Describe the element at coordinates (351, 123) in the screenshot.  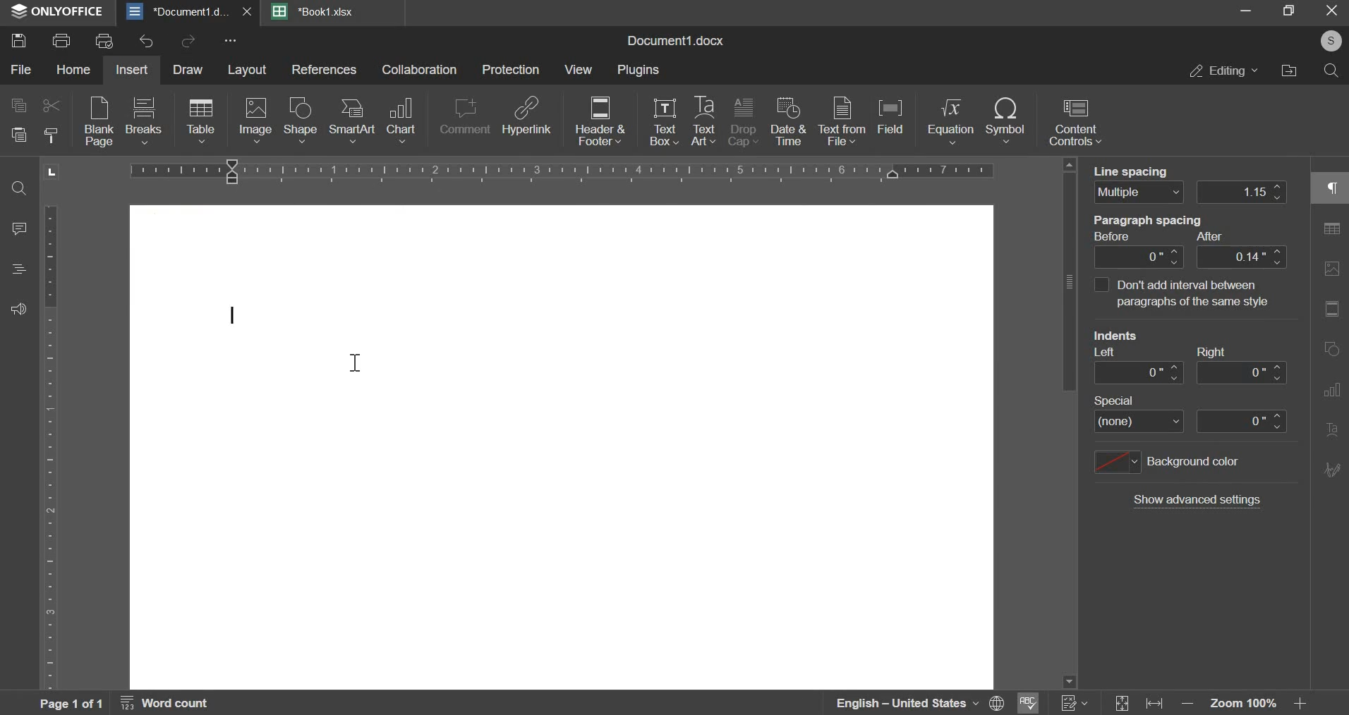
I see `smart art` at that location.